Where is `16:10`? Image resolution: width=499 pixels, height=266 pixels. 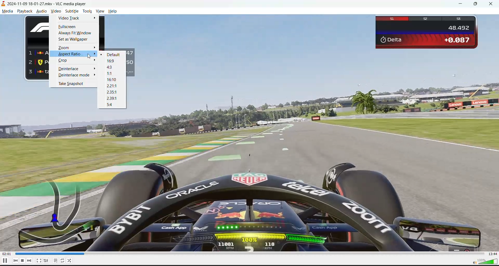
16:10 is located at coordinates (112, 79).